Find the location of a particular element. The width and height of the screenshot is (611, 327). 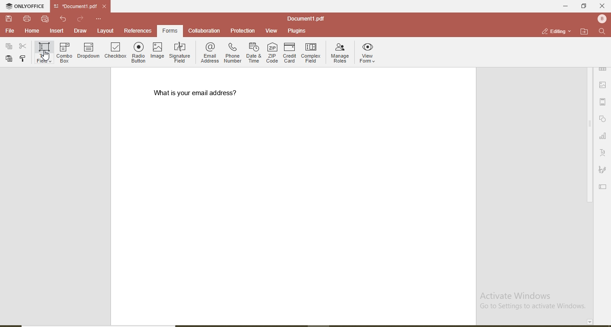

undo is located at coordinates (64, 19).